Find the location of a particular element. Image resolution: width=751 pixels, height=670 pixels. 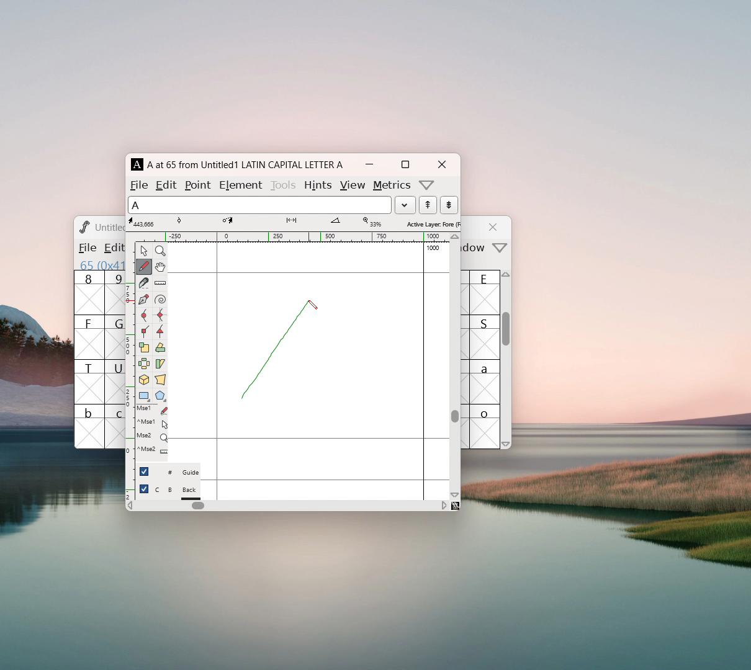

angle is located at coordinates (336, 222).